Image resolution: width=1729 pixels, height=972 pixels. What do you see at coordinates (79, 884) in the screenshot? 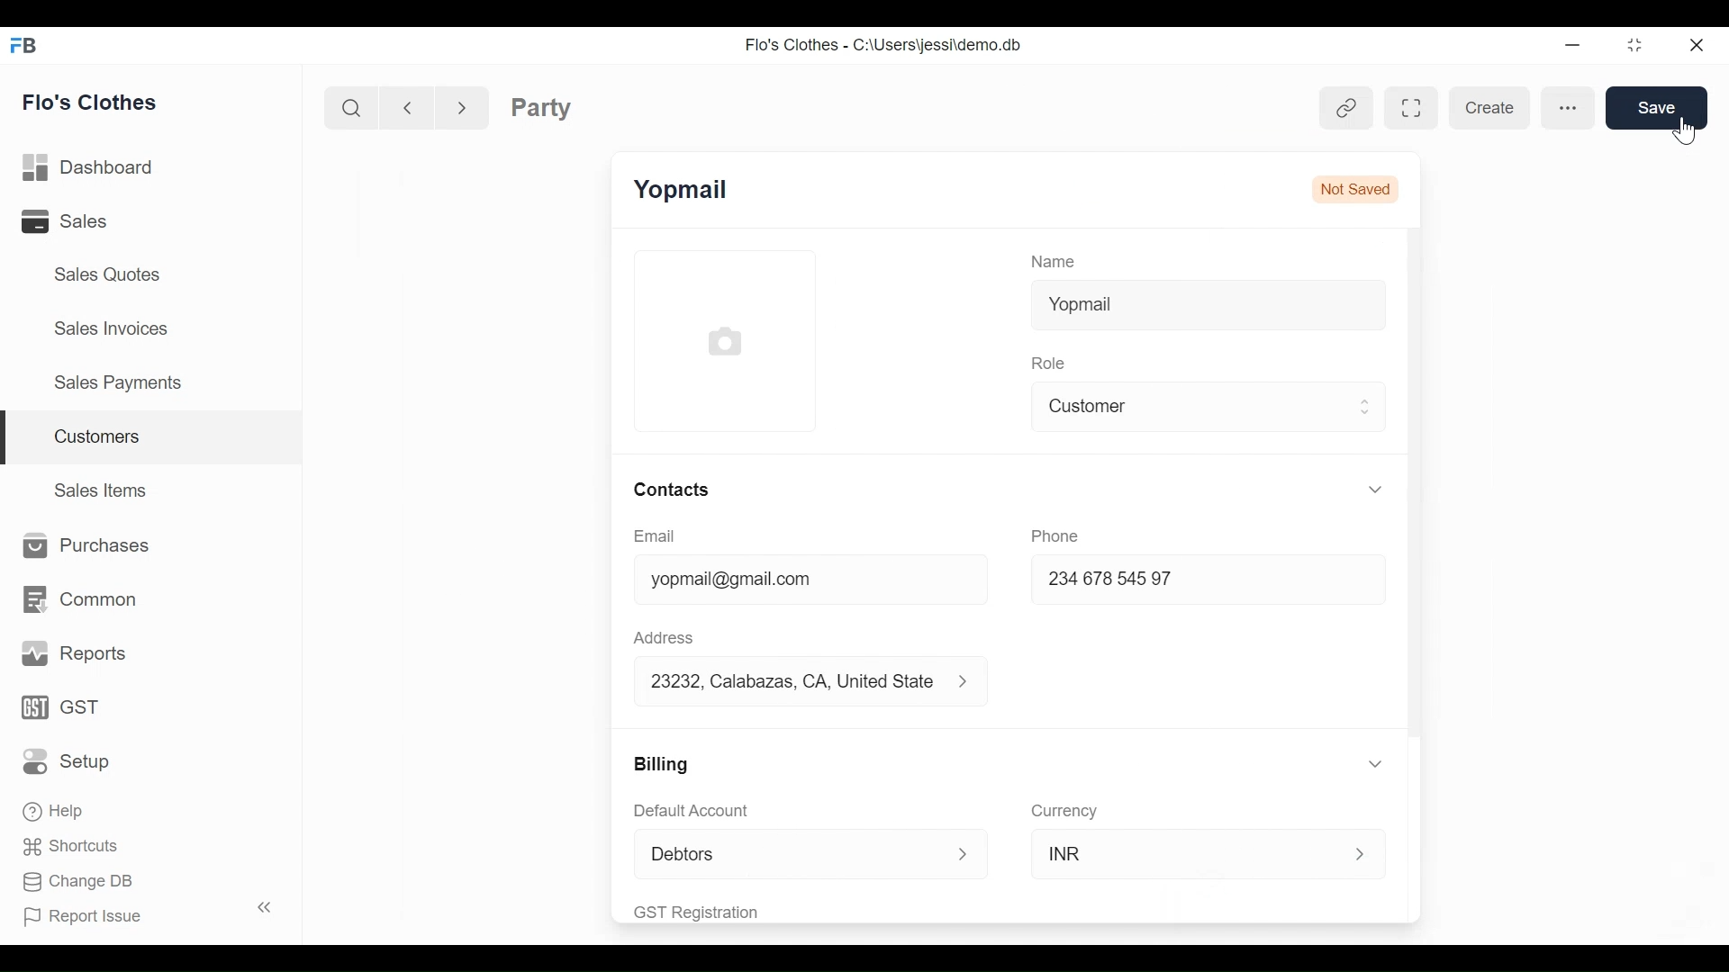
I see `Change DB` at bounding box center [79, 884].